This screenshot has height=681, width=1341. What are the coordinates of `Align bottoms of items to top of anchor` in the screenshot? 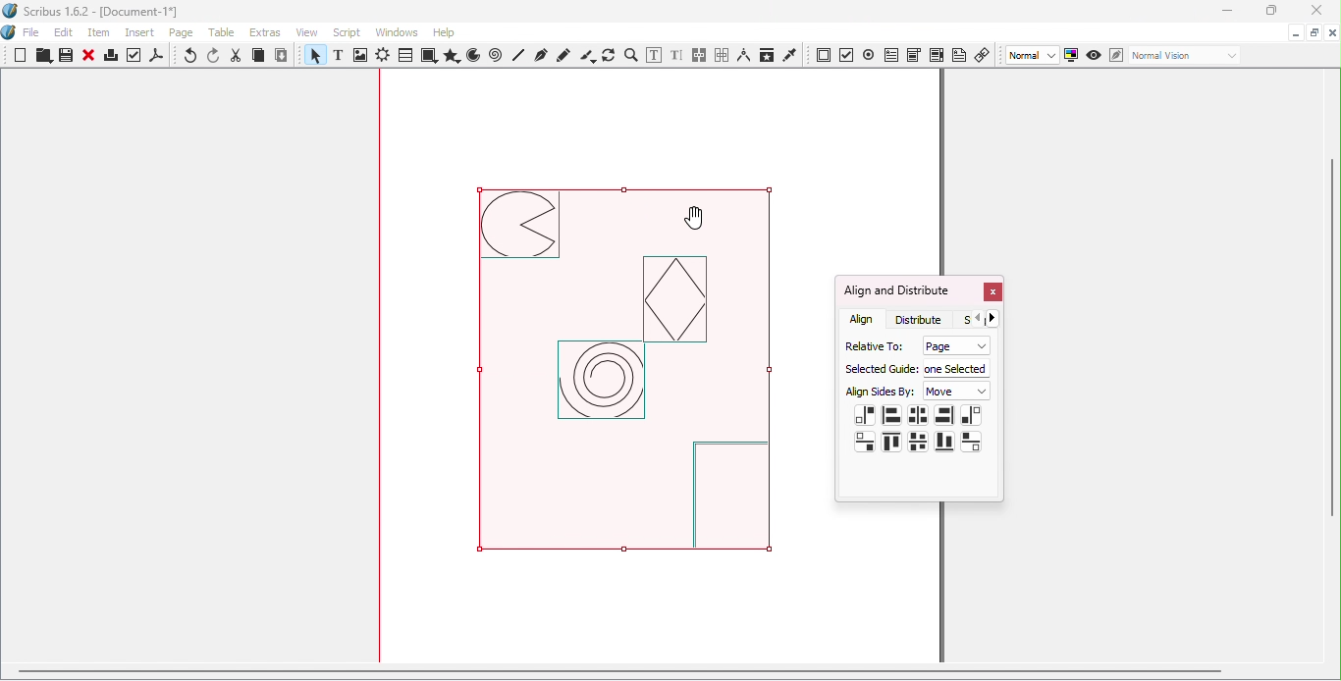 It's located at (866, 442).